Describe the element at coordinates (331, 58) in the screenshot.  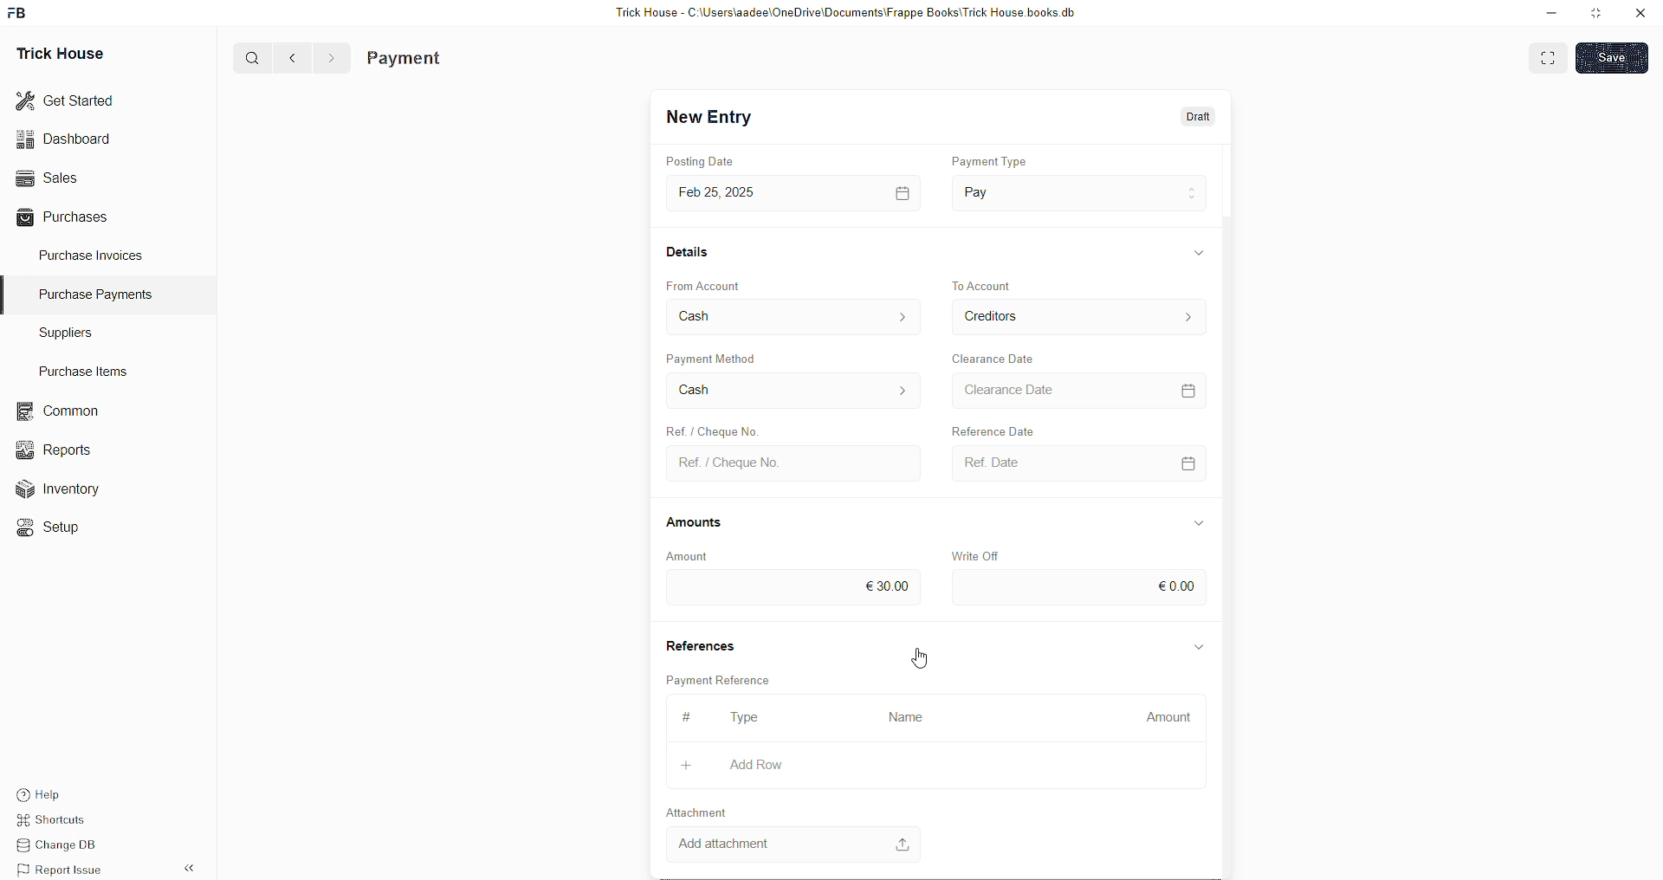
I see `>` at that location.